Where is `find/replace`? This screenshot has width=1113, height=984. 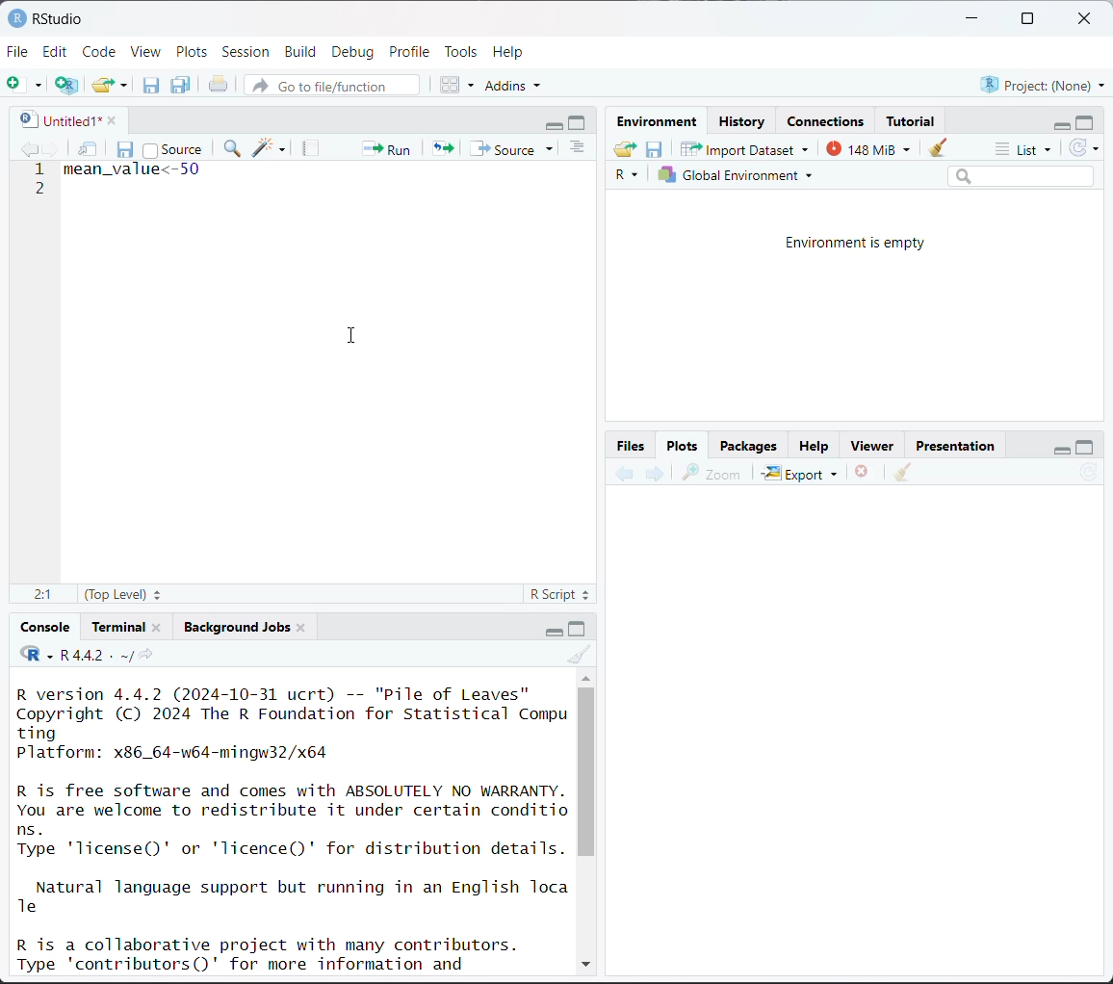
find/replace is located at coordinates (234, 150).